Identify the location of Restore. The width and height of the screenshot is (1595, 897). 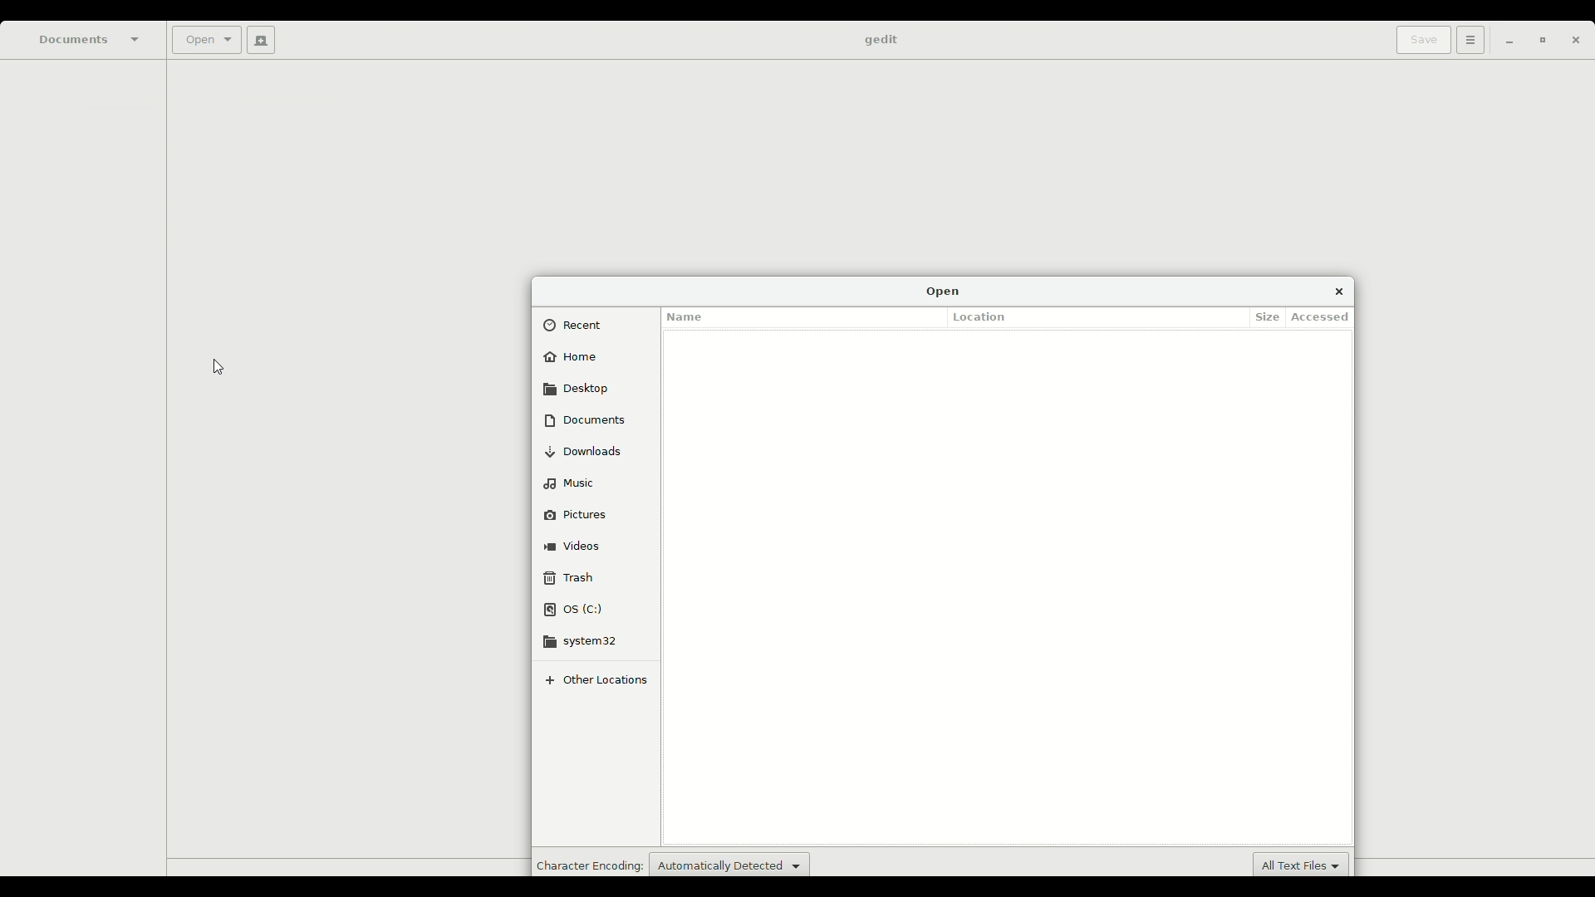
(1539, 42).